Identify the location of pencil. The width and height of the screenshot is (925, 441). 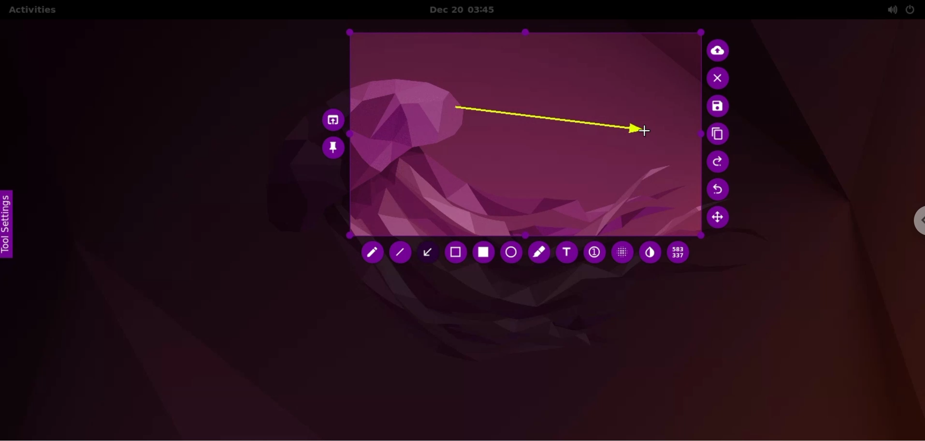
(371, 253).